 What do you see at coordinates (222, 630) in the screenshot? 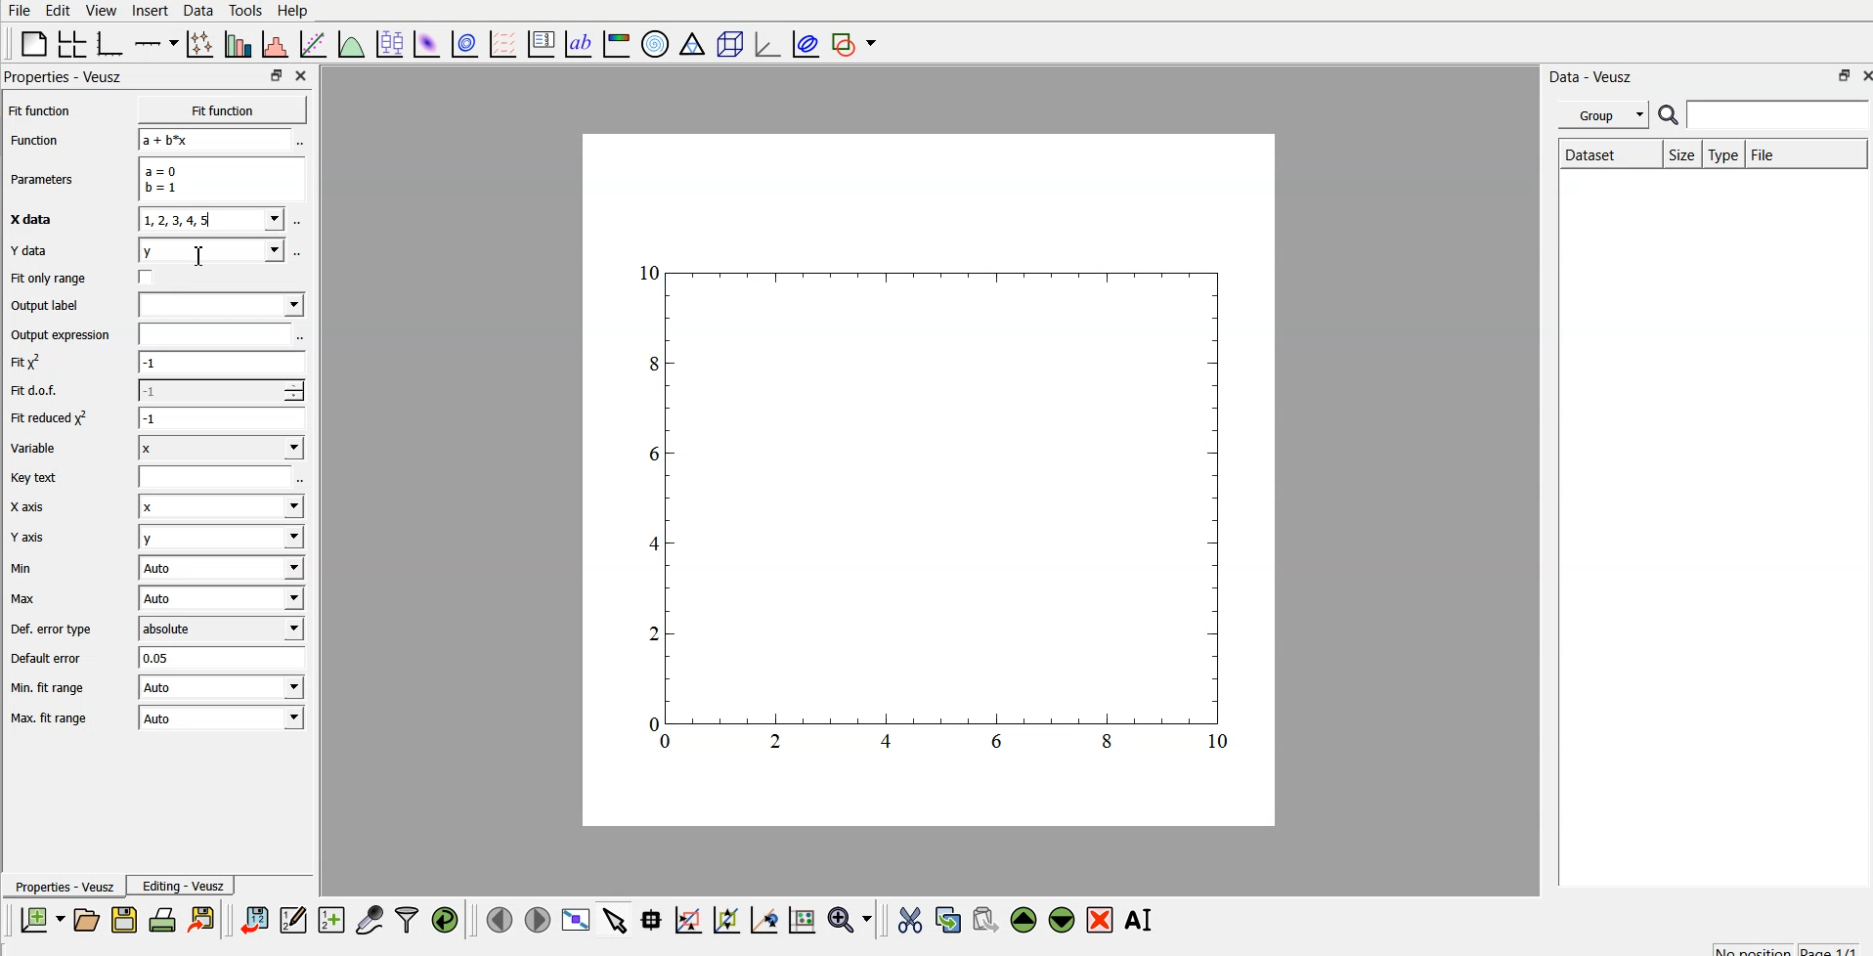
I see `absolute` at bounding box center [222, 630].